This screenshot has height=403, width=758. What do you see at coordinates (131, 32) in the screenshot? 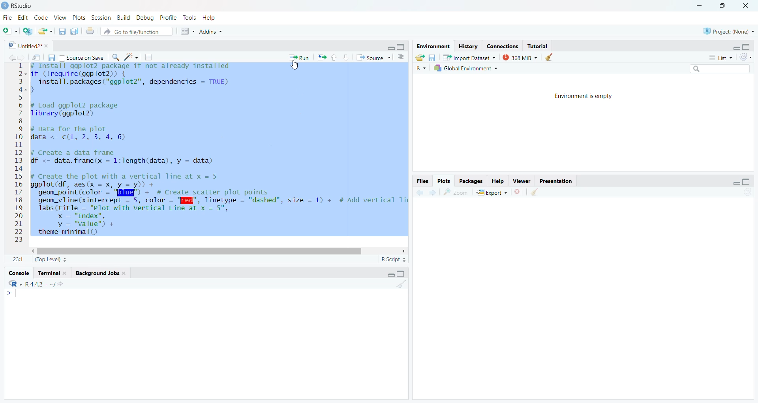
I see `® Go to file/function` at bounding box center [131, 32].